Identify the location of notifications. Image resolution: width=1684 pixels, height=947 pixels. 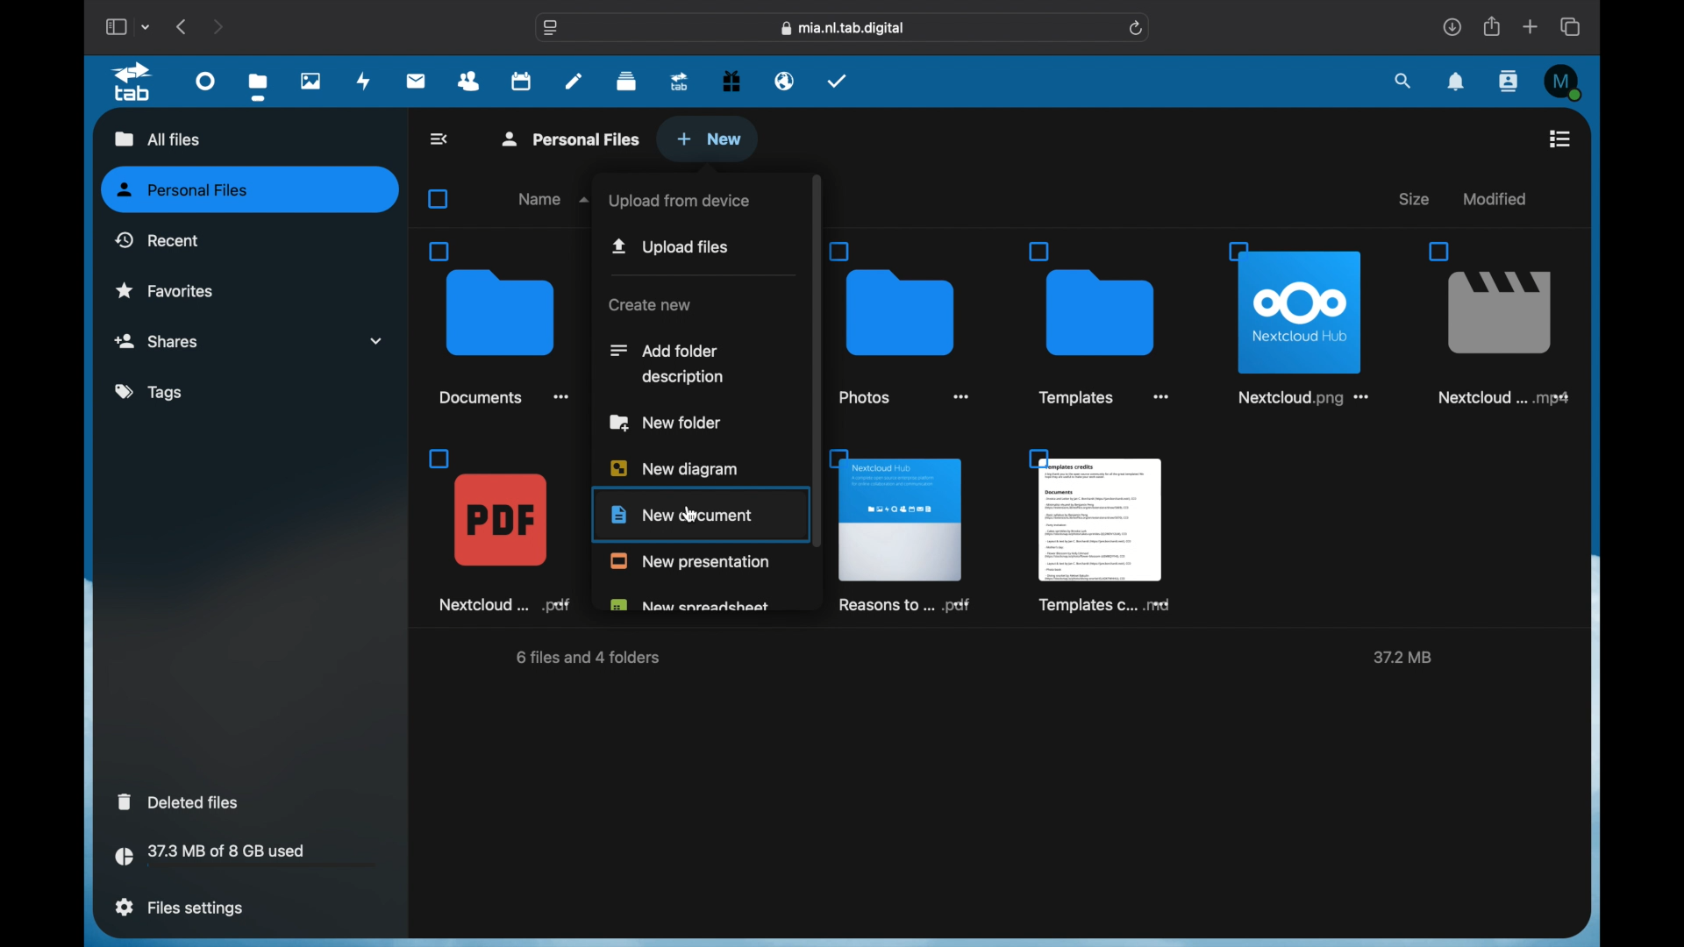
(1457, 82).